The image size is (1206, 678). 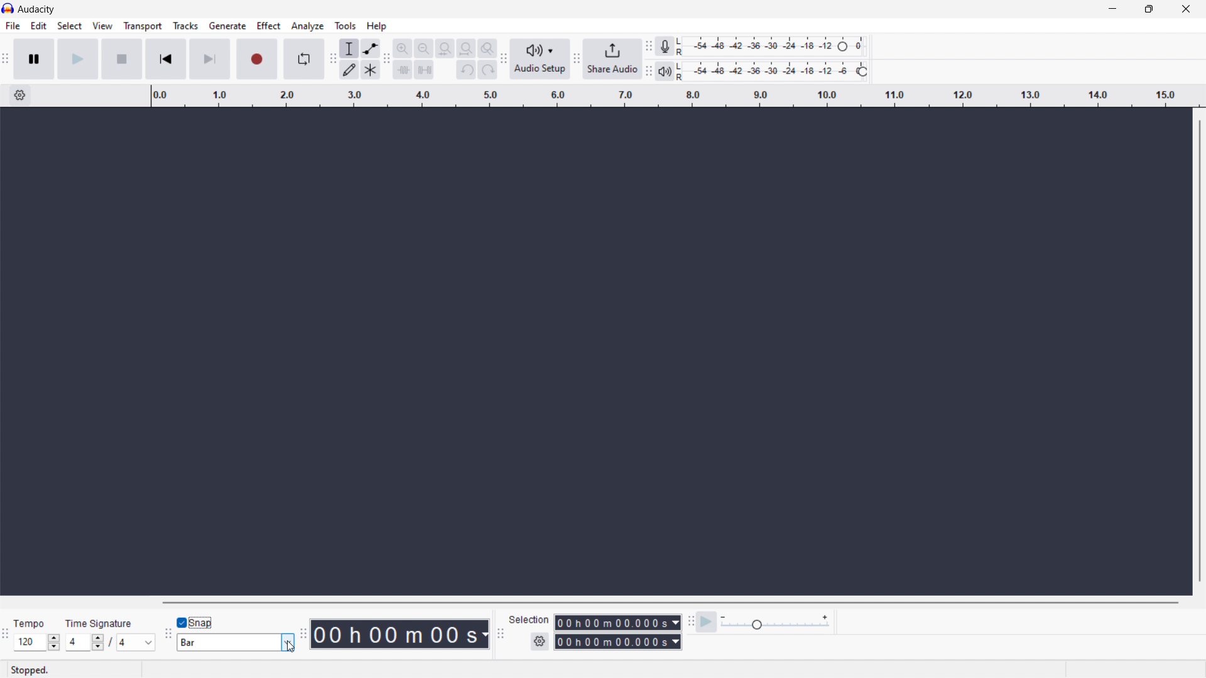 What do you see at coordinates (235, 642) in the screenshot?
I see `set bar` at bounding box center [235, 642].